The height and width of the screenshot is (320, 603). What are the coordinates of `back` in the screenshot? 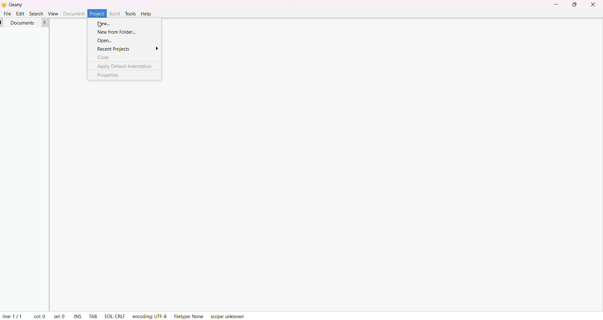 It's located at (2, 22).